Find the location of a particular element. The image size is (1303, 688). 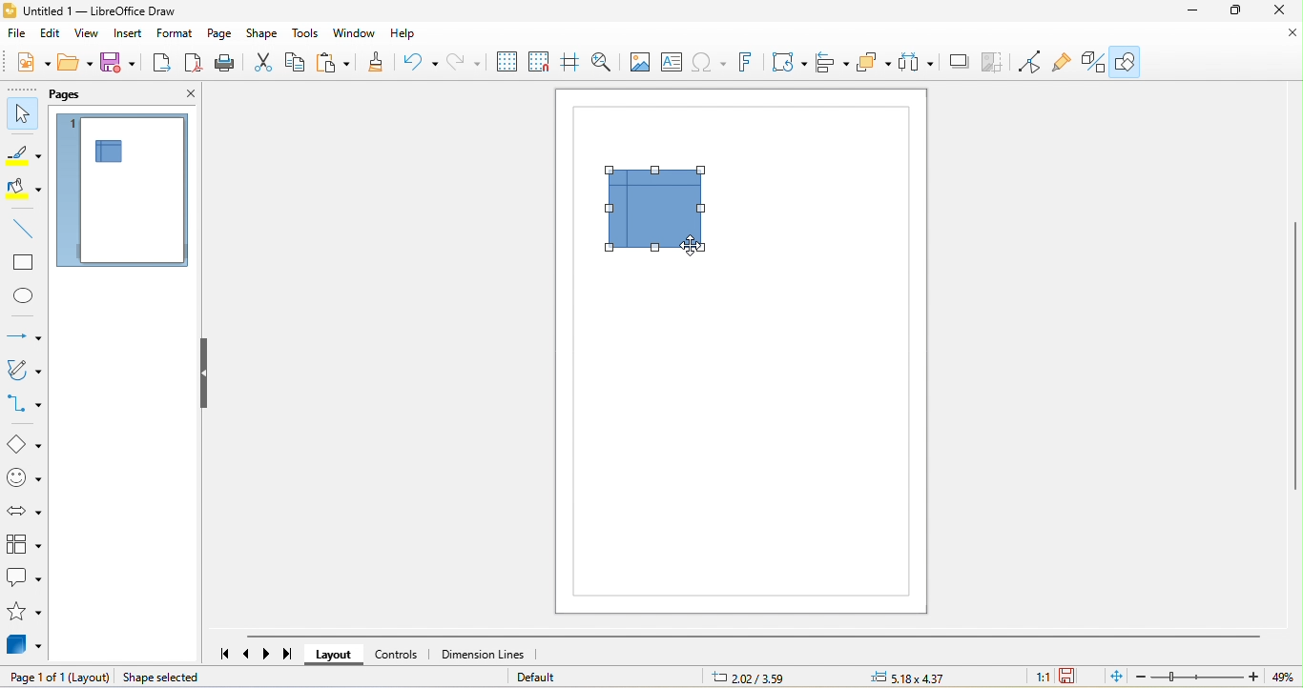

close is located at coordinates (178, 95).